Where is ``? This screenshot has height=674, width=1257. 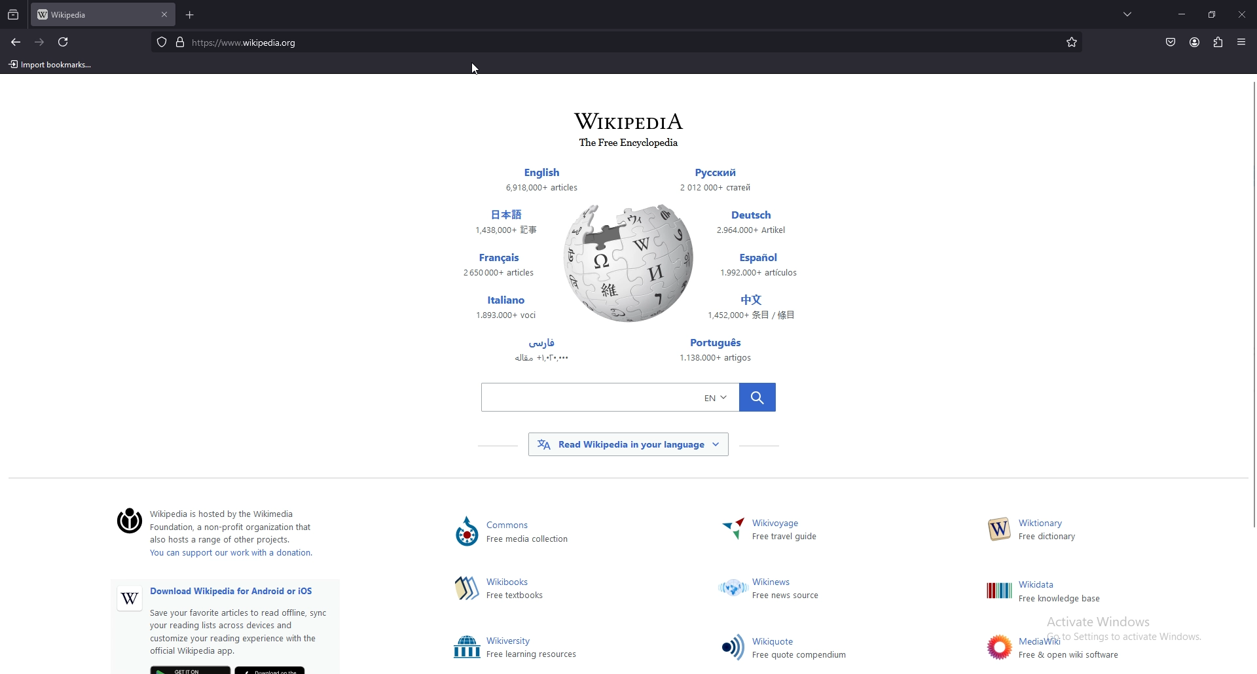
 is located at coordinates (732, 647).